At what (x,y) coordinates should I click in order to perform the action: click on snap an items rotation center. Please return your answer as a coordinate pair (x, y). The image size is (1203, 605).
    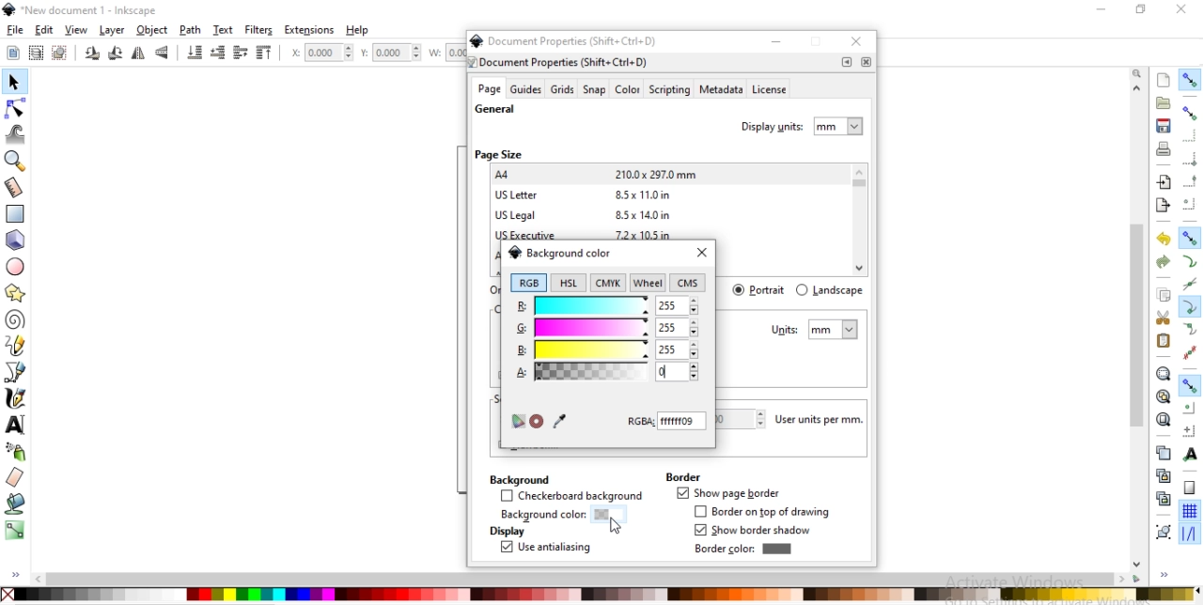
    Looking at the image, I should click on (1190, 430).